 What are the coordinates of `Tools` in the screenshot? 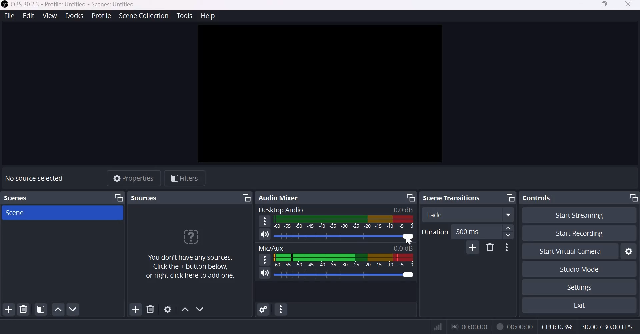 It's located at (185, 16).